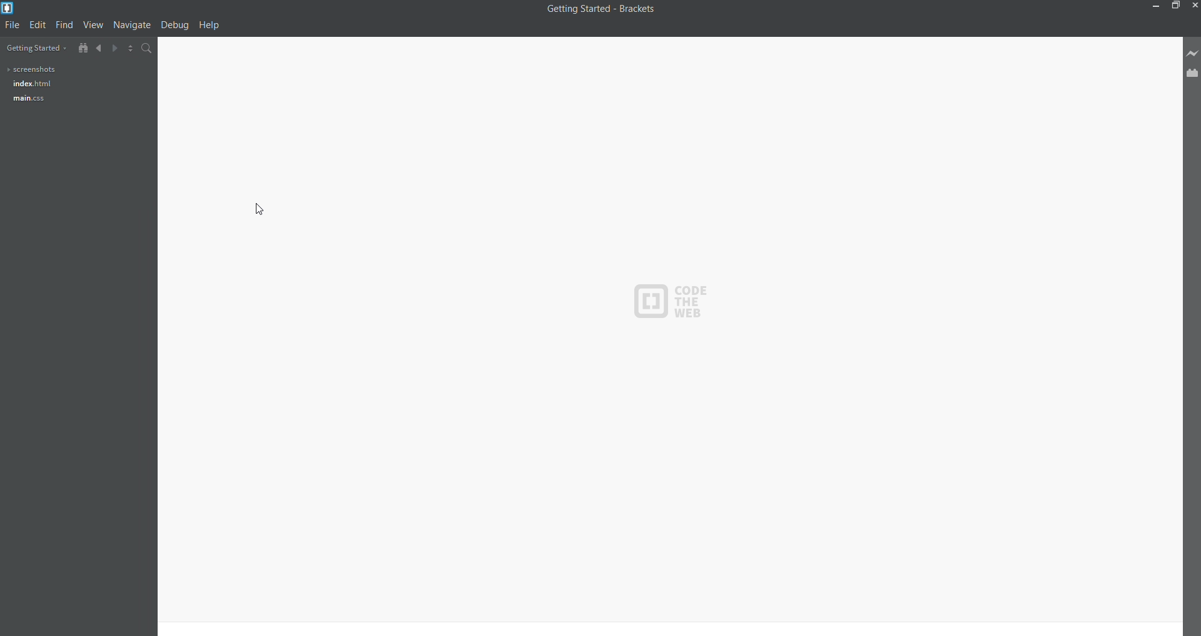 The width and height of the screenshot is (1201, 636). I want to click on forward, so click(109, 48).